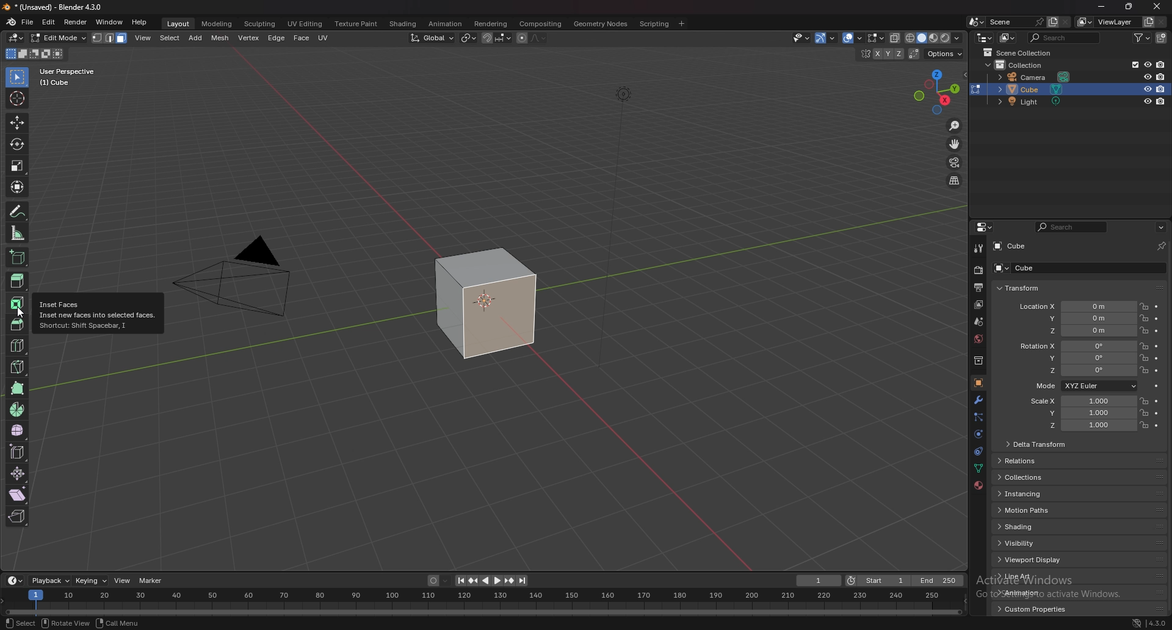 Image resolution: width=1172 pixels, height=630 pixels. Describe the element at coordinates (1064, 37) in the screenshot. I see `search` at that location.